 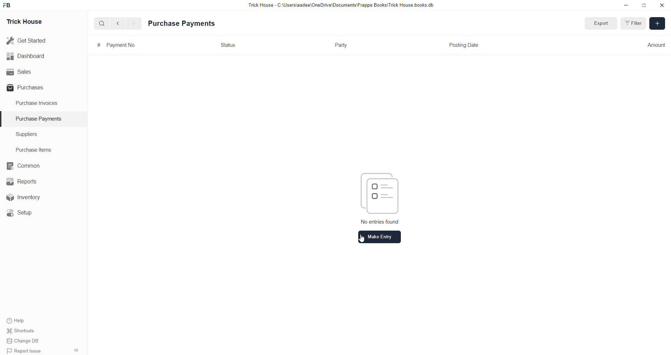 I want to click on Reports, so click(x=24, y=181).